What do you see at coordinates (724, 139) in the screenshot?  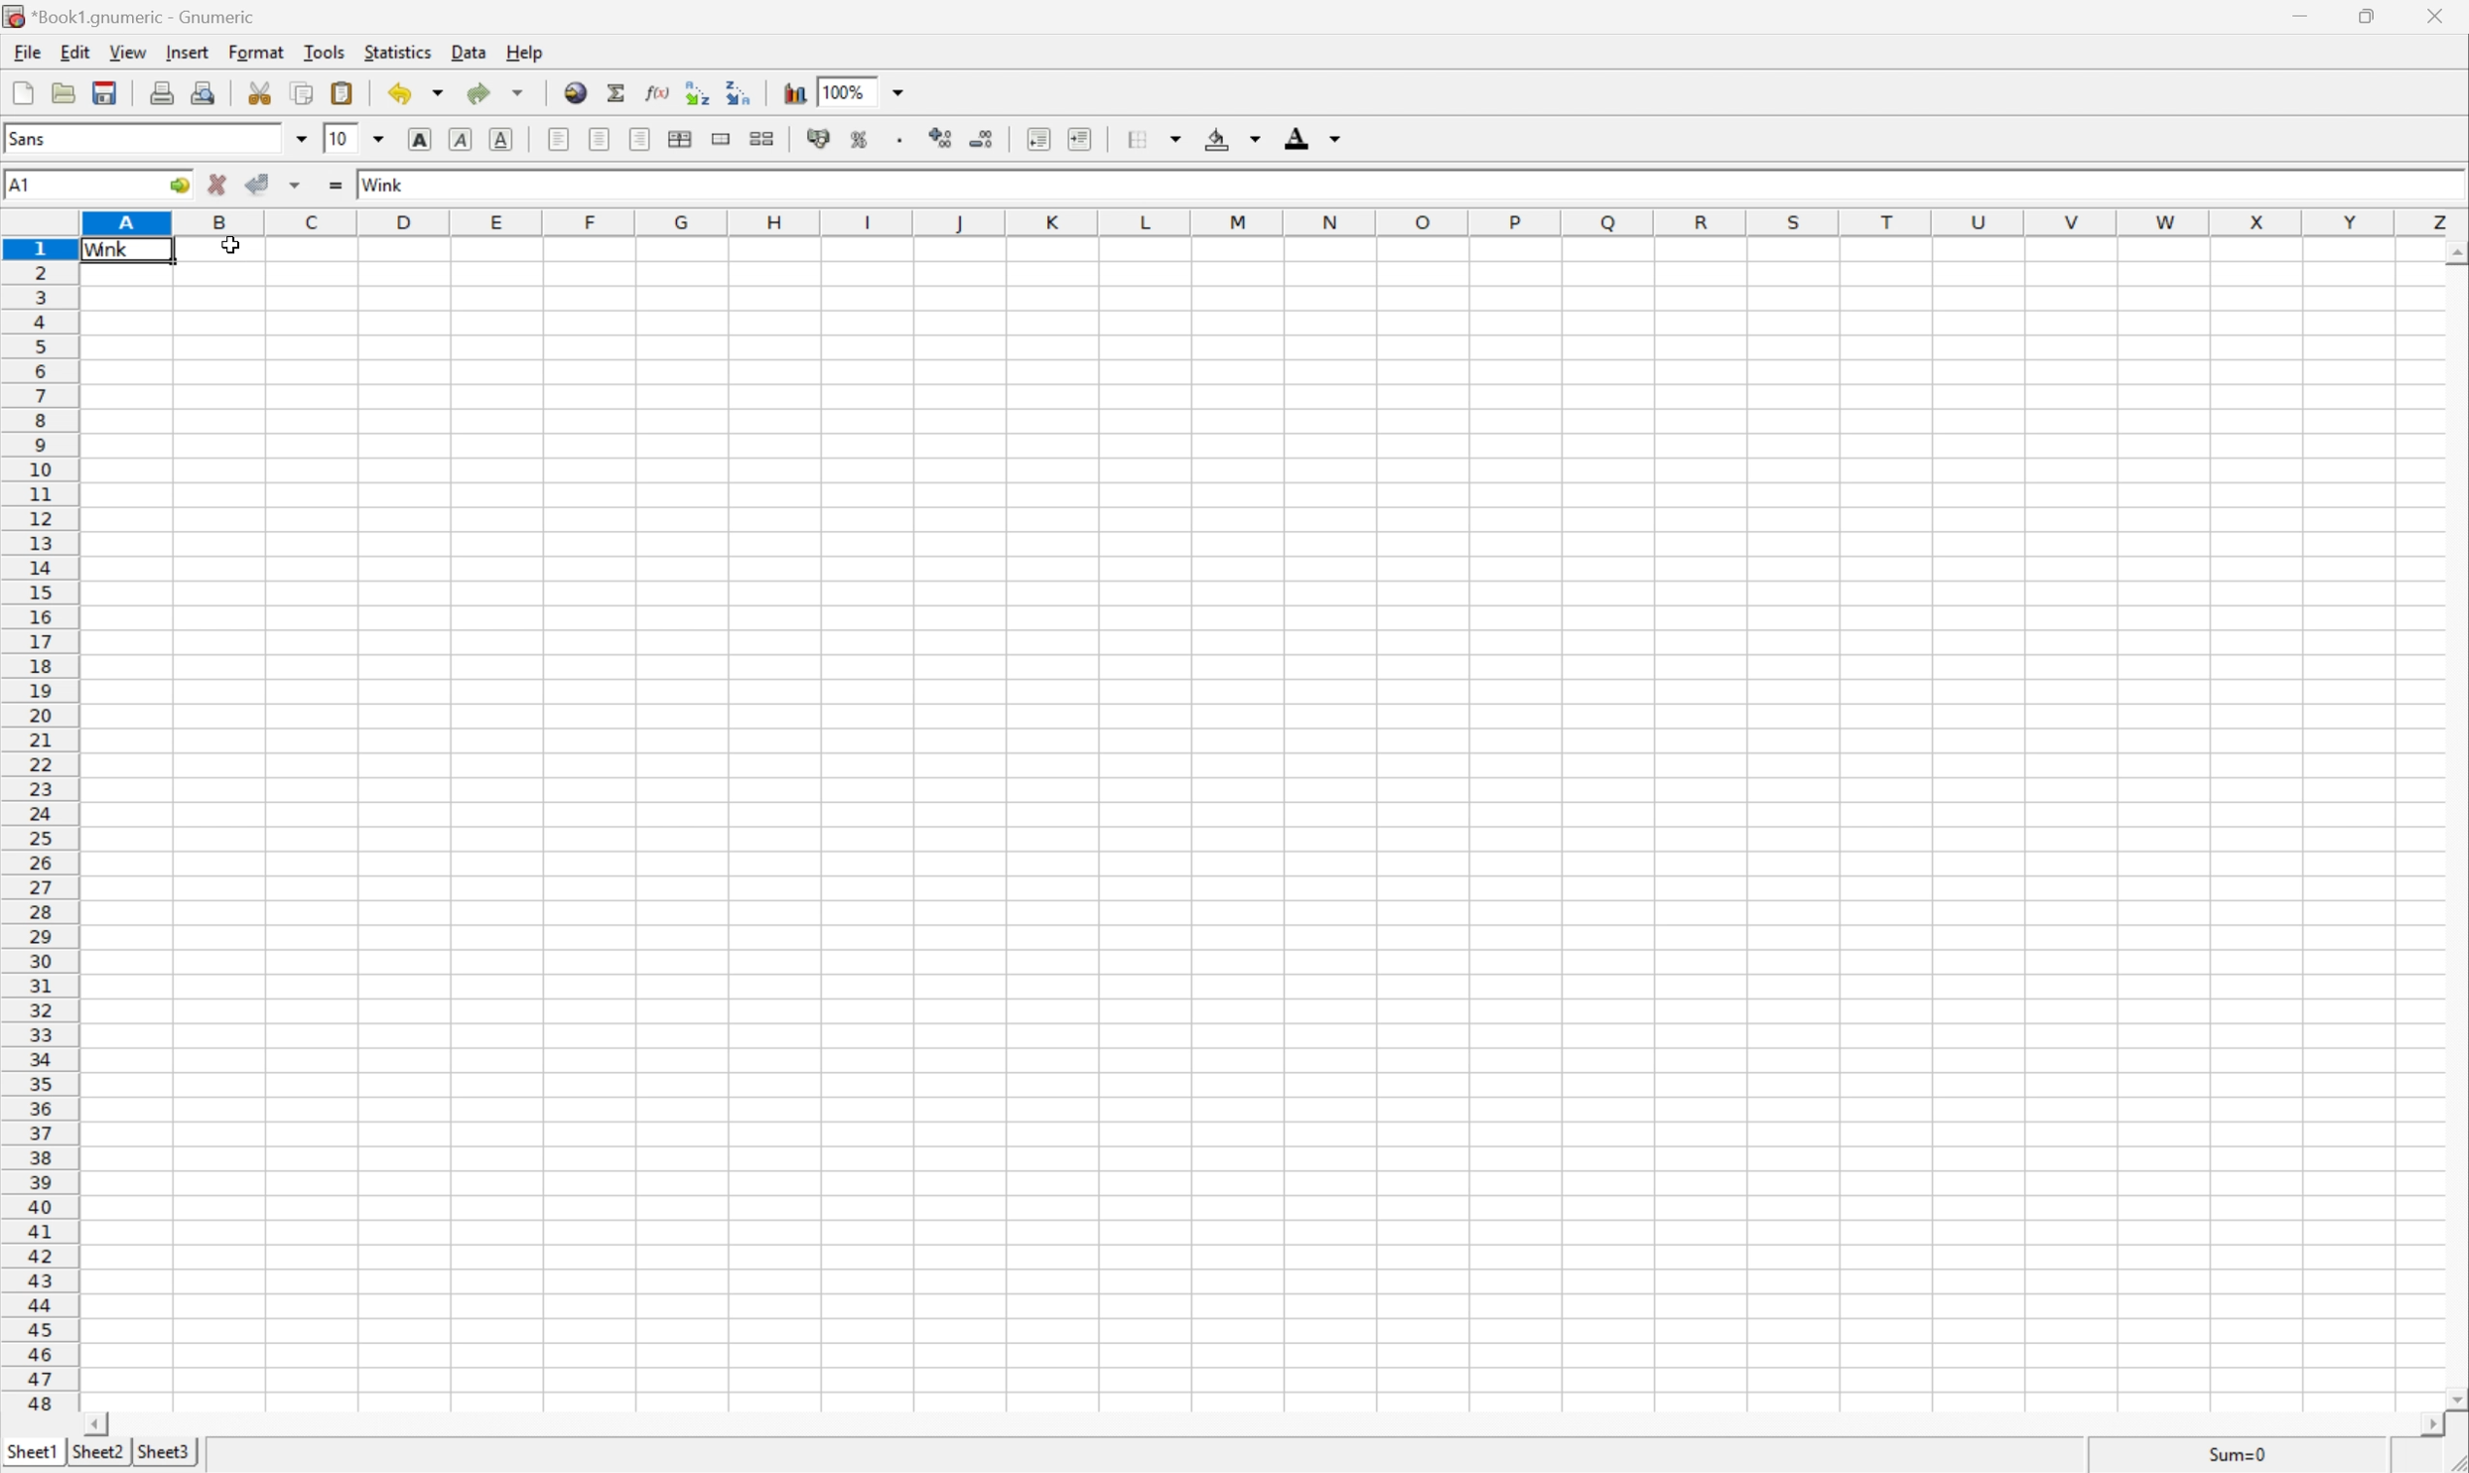 I see `split range of cells` at bounding box center [724, 139].